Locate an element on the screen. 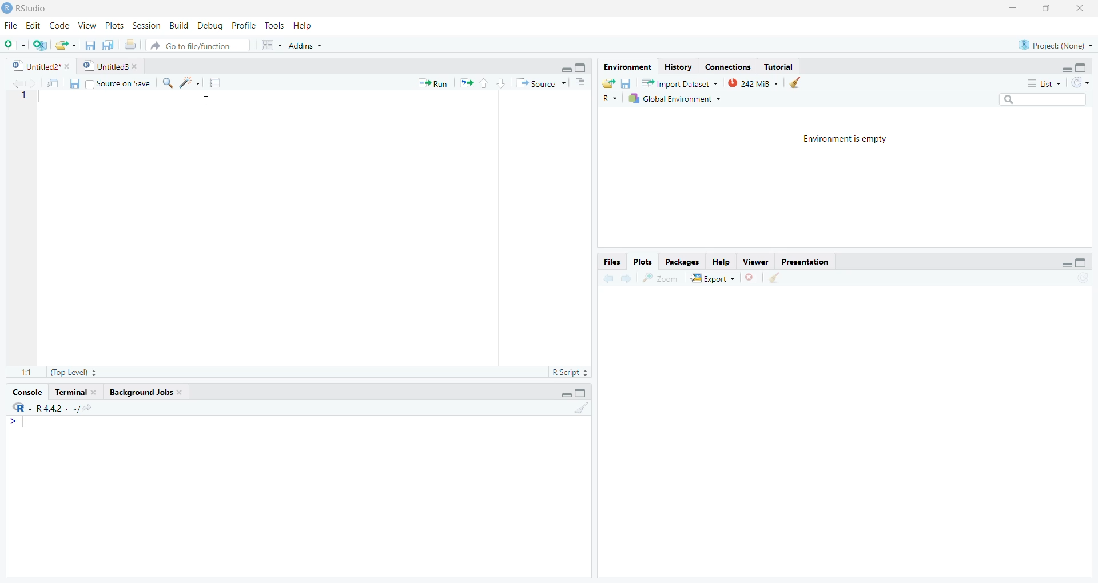 Image resolution: width=1098 pixels, height=583 pixels. Close is located at coordinates (1079, 9).